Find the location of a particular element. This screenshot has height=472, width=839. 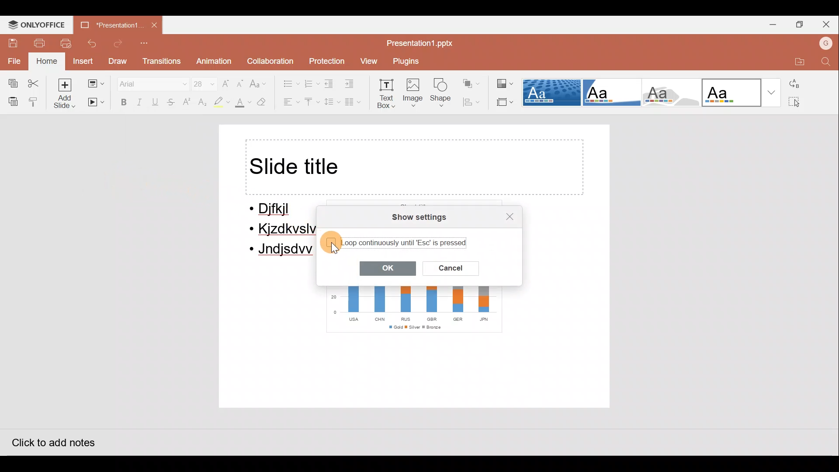

Underline is located at coordinates (153, 101).